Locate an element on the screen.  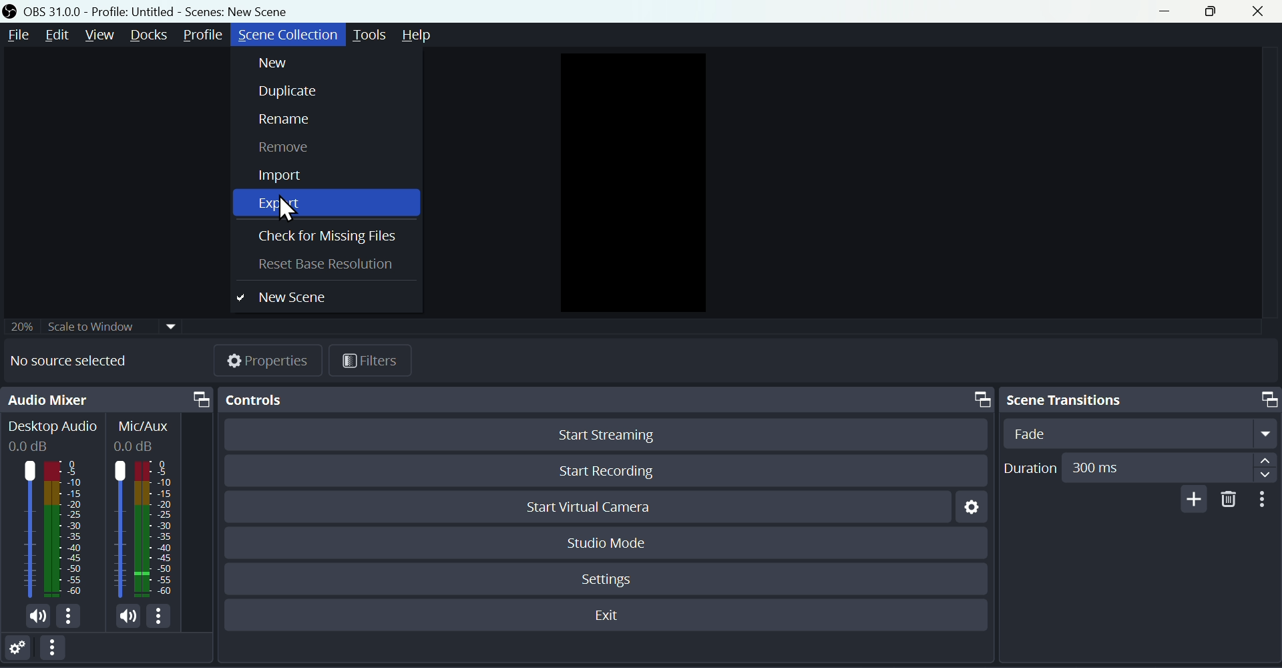
Studio mode is located at coordinates (607, 541).